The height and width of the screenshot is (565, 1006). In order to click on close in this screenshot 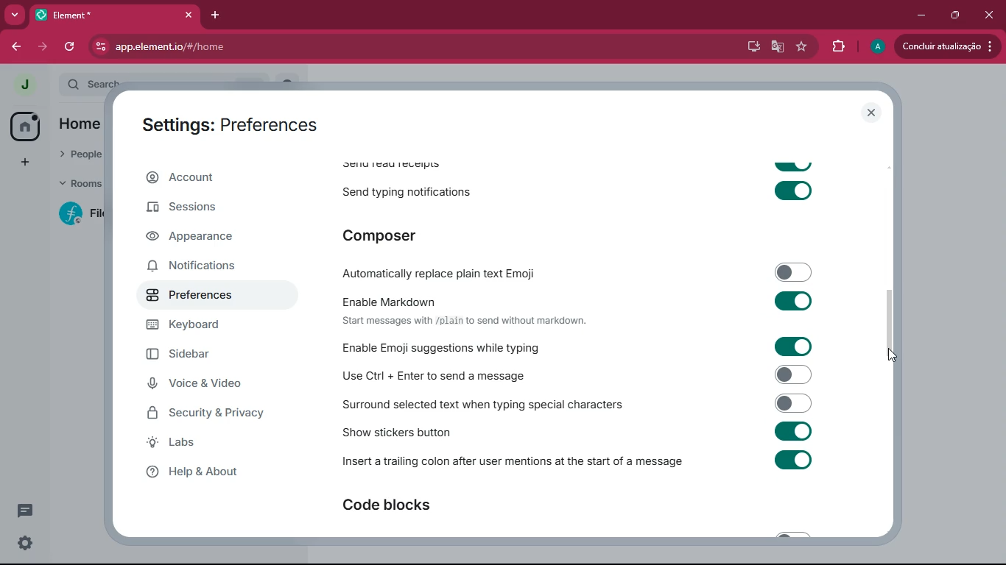, I will do `click(873, 113)`.